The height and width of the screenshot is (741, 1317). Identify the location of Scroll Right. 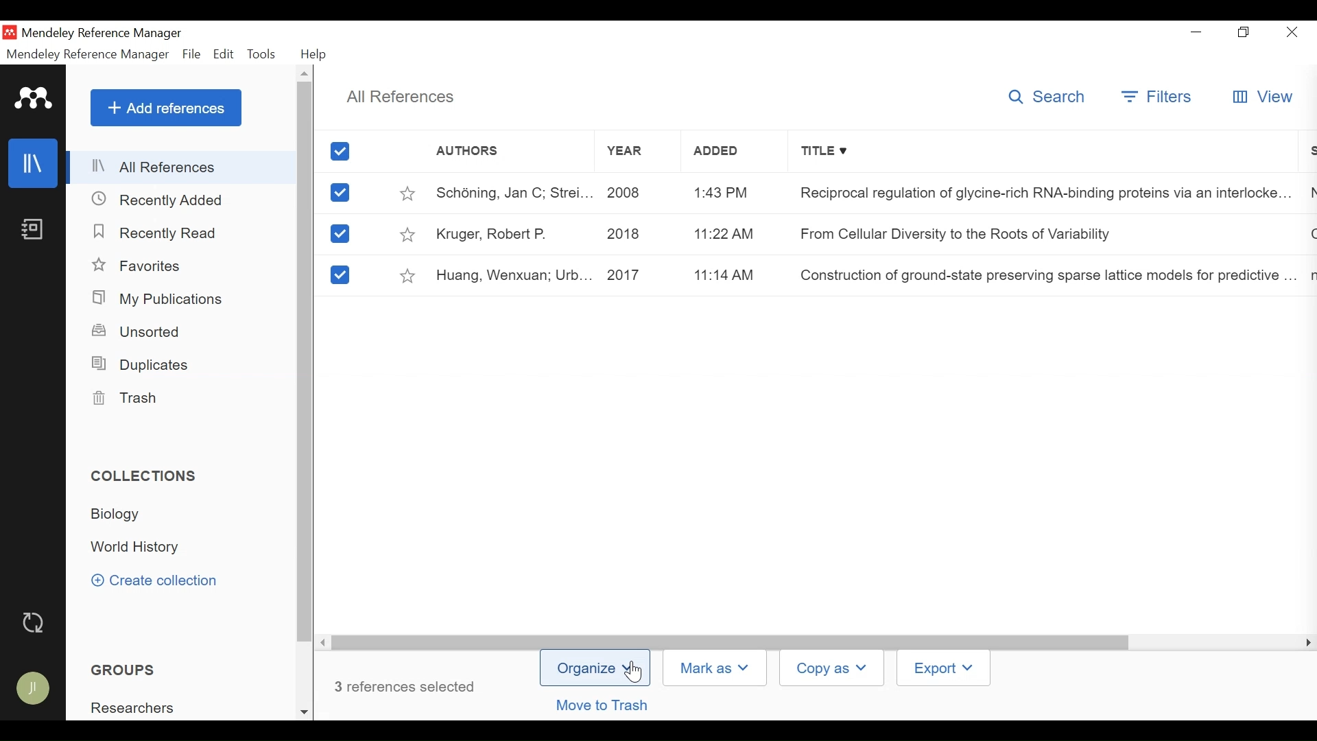
(324, 642).